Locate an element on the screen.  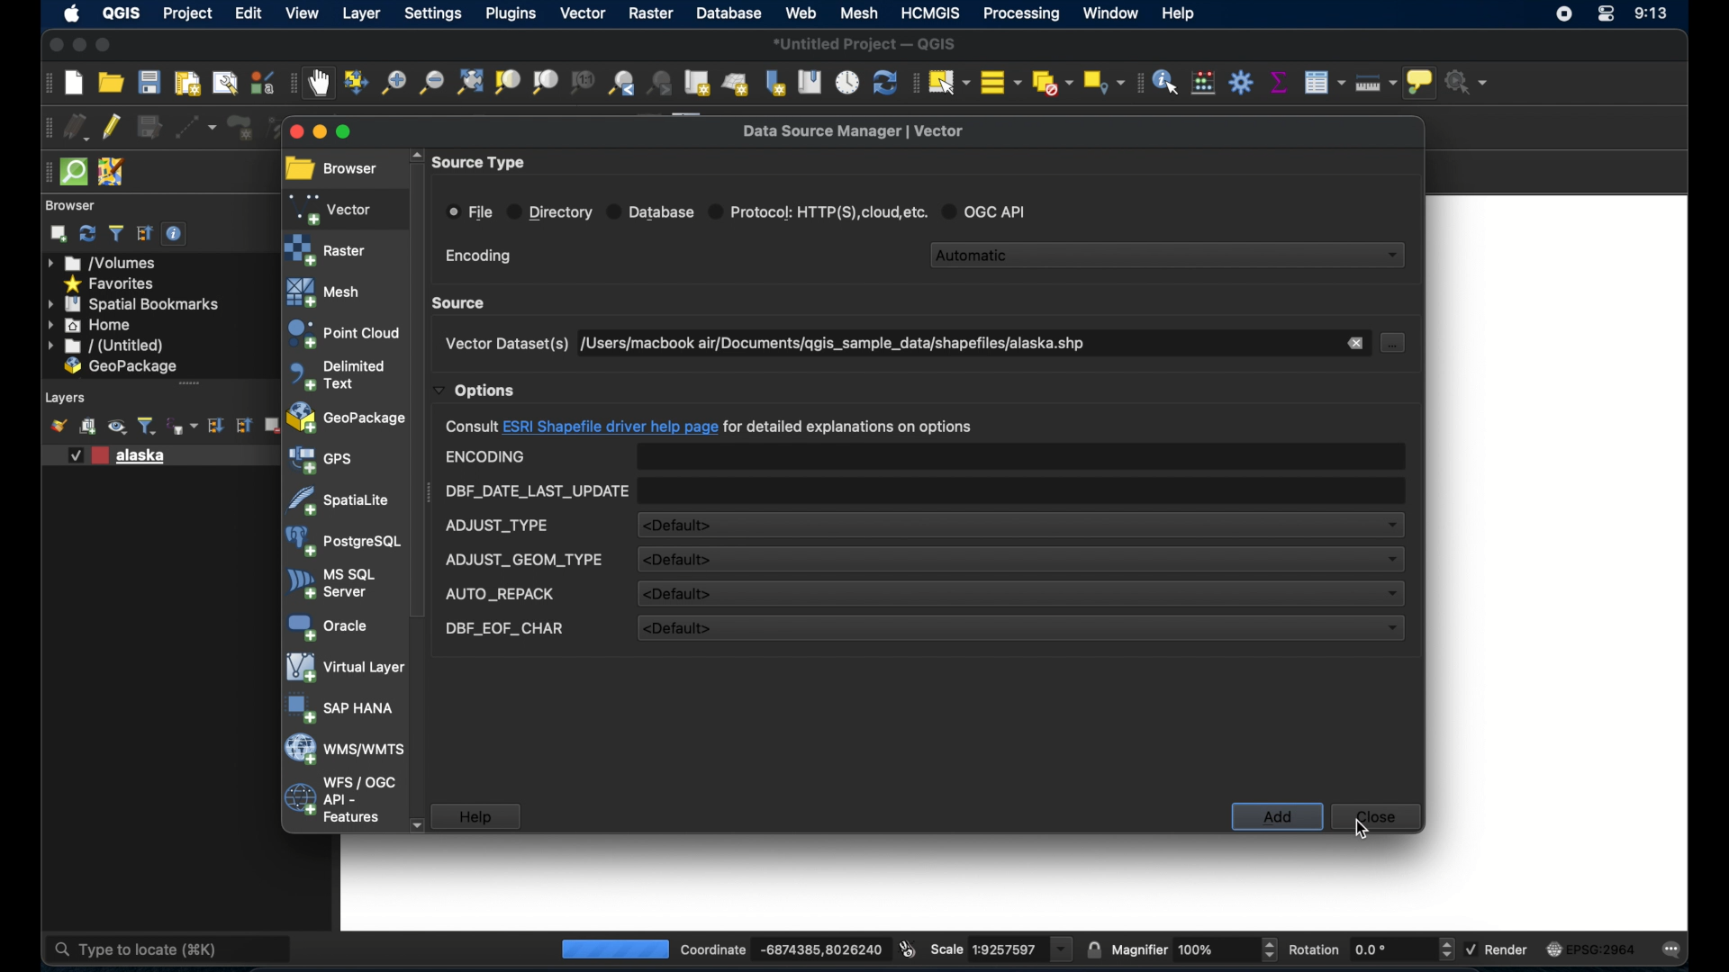
refresh is located at coordinates (883, 82).